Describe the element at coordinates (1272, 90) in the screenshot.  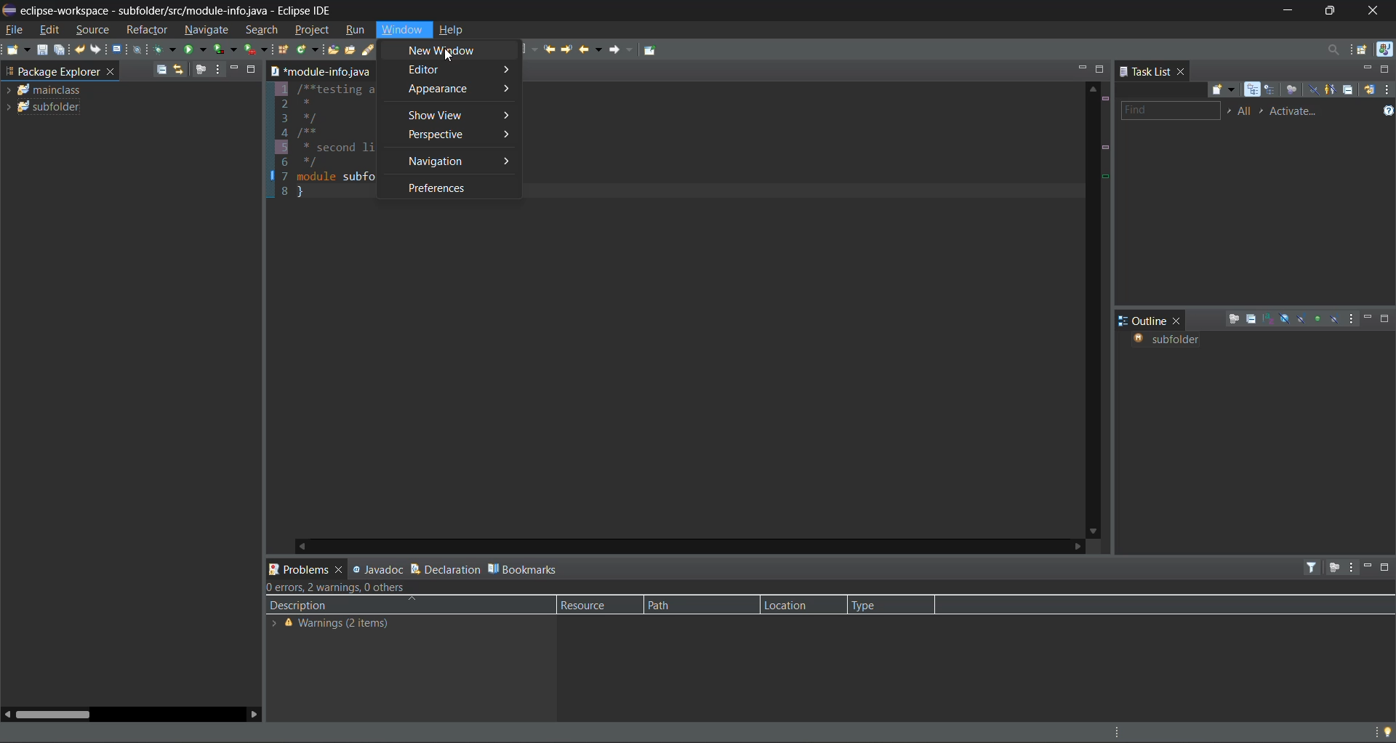
I see `scheduled` at that location.